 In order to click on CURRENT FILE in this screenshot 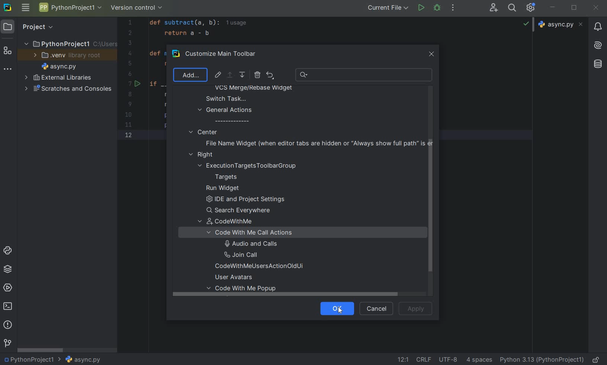, I will do `click(388, 7)`.